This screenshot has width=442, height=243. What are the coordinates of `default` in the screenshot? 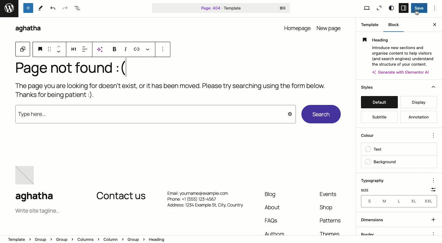 It's located at (378, 101).